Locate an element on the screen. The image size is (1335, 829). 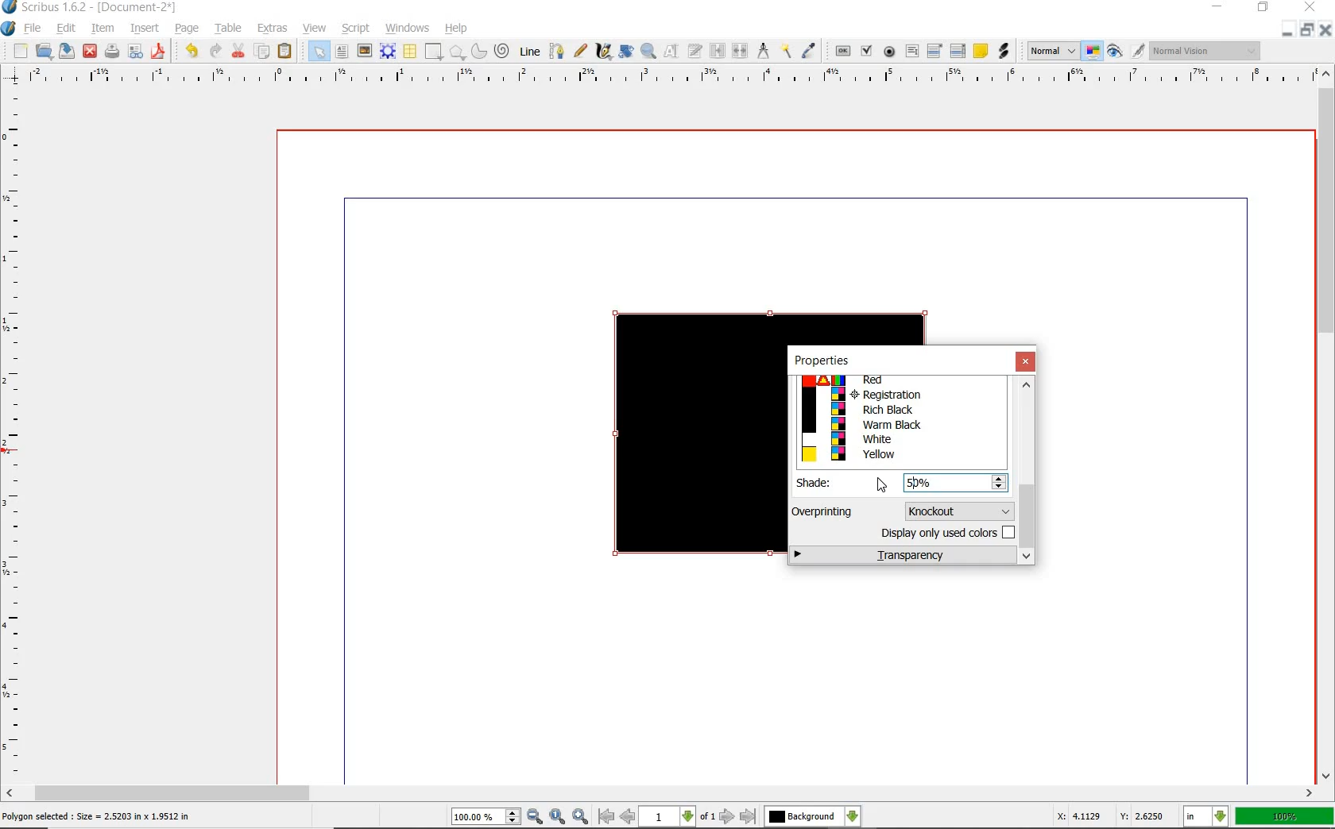
scrollbar is located at coordinates (1325, 425).